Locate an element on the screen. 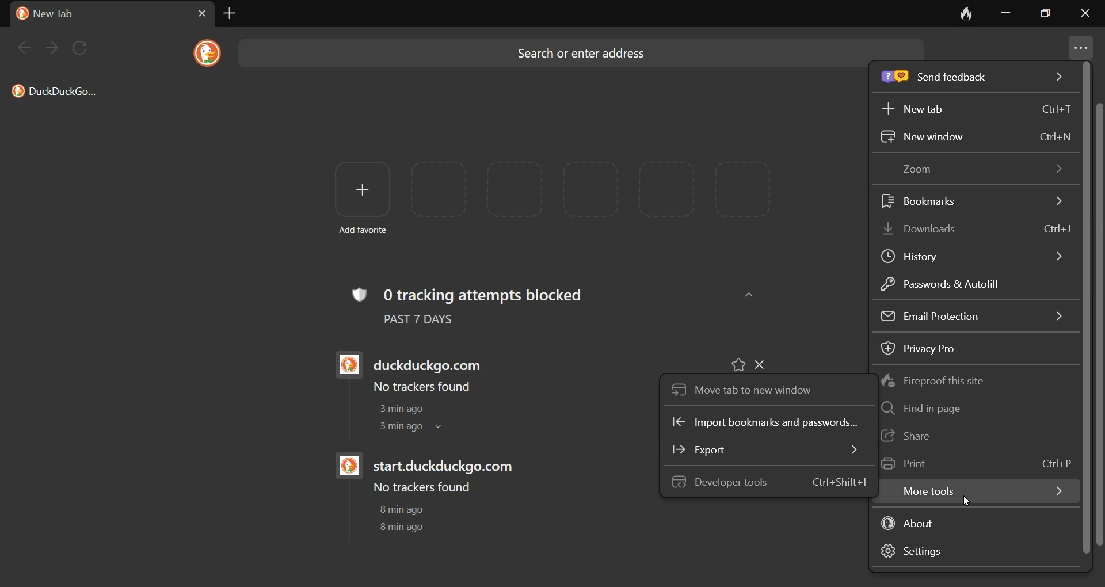  scroll bar is located at coordinates (1098, 323).